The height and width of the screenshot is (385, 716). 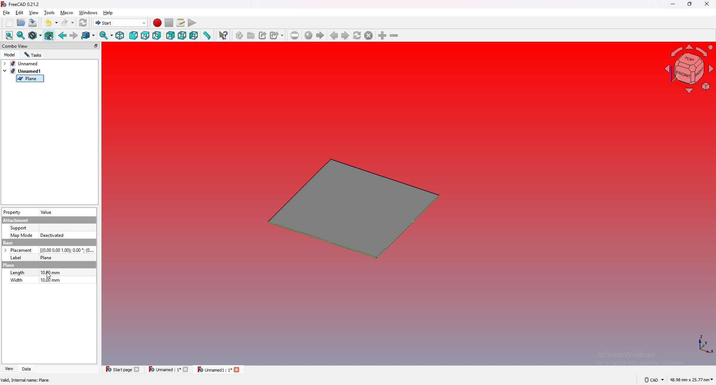 I want to click on model, so click(x=10, y=55).